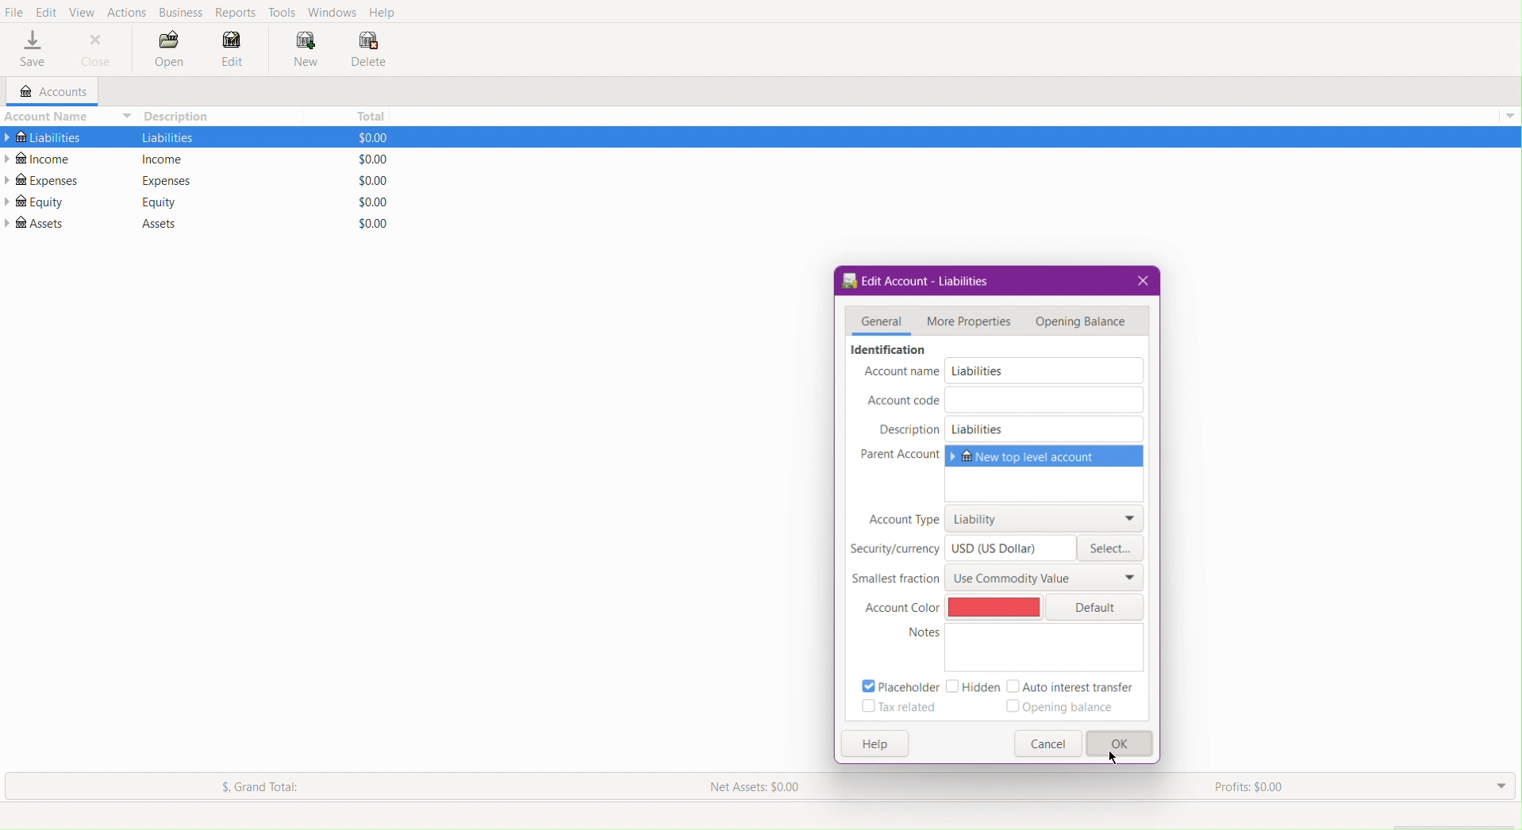 The height and width of the screenshot is (830, 1522). I want to click on Total, so click(367, 113).